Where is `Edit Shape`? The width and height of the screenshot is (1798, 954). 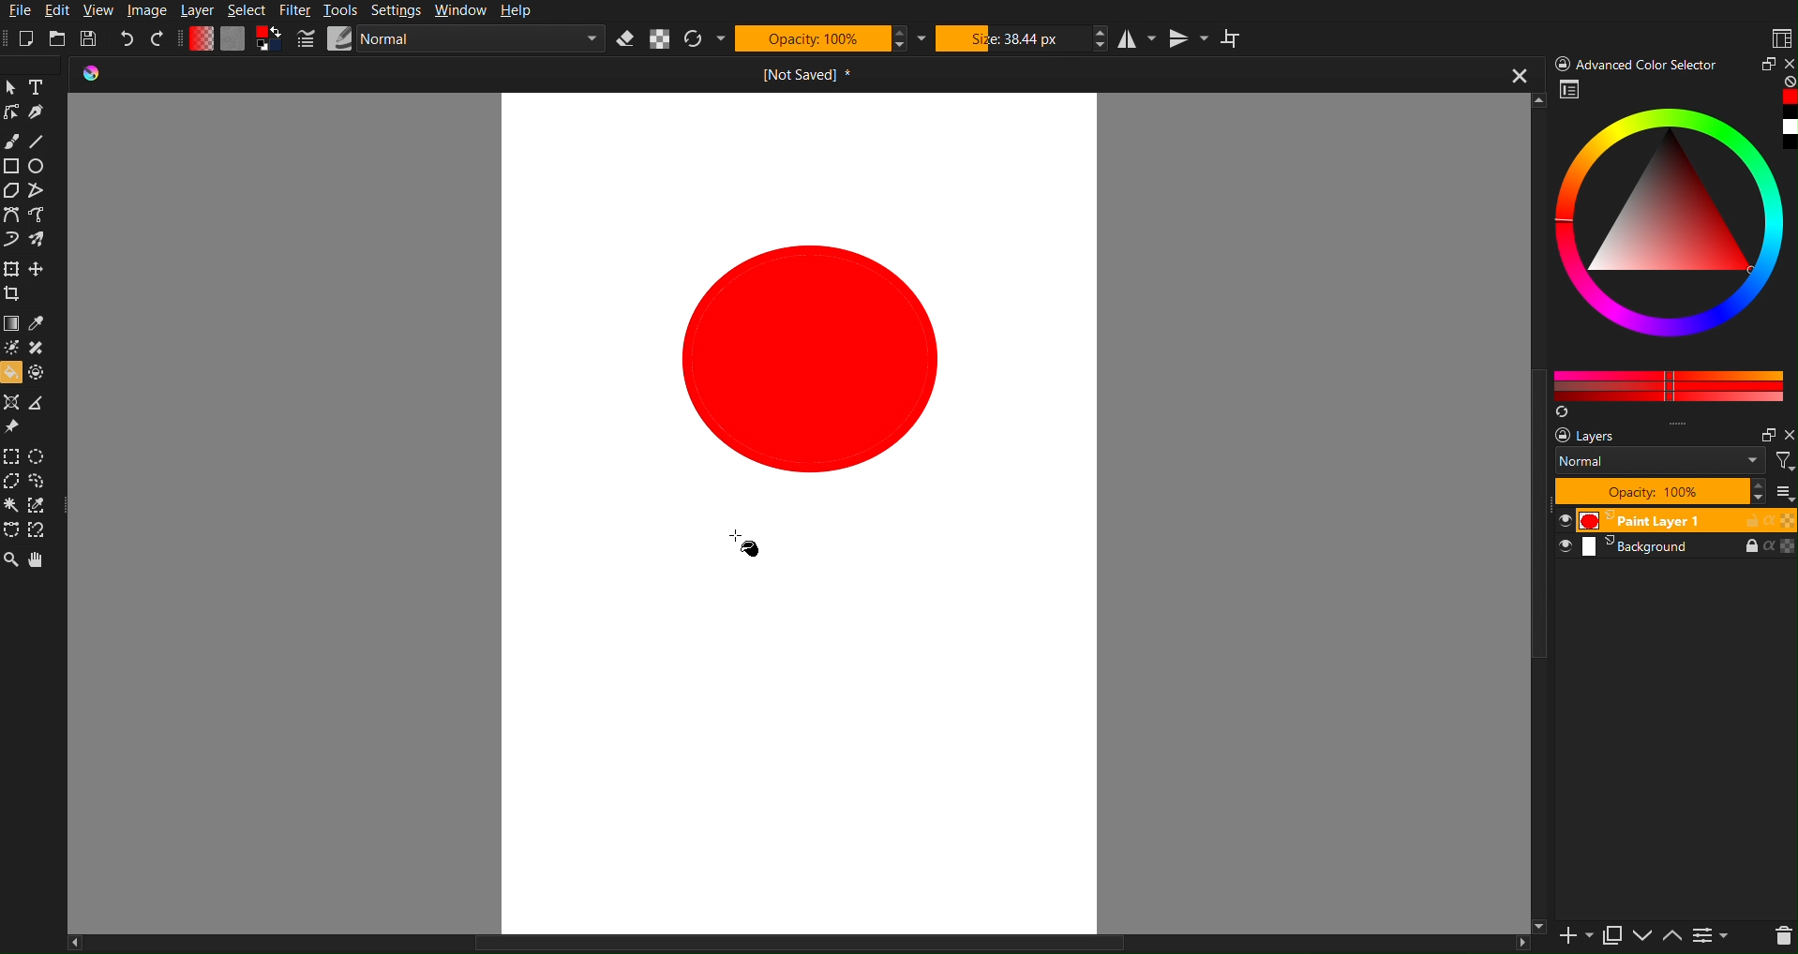 Edit Shape is located at coordinates (11, 113).